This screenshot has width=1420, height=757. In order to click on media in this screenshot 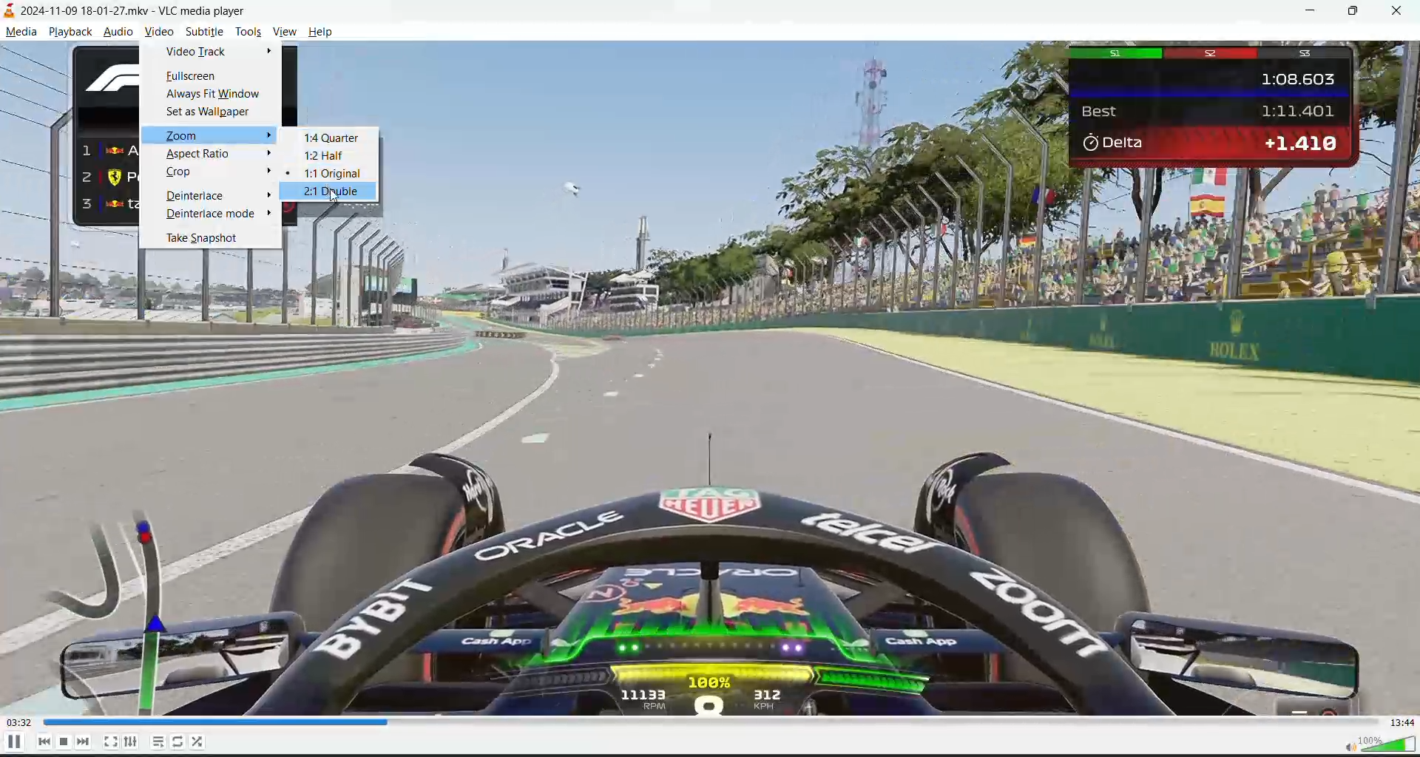, I will do `click(27, 33)`.